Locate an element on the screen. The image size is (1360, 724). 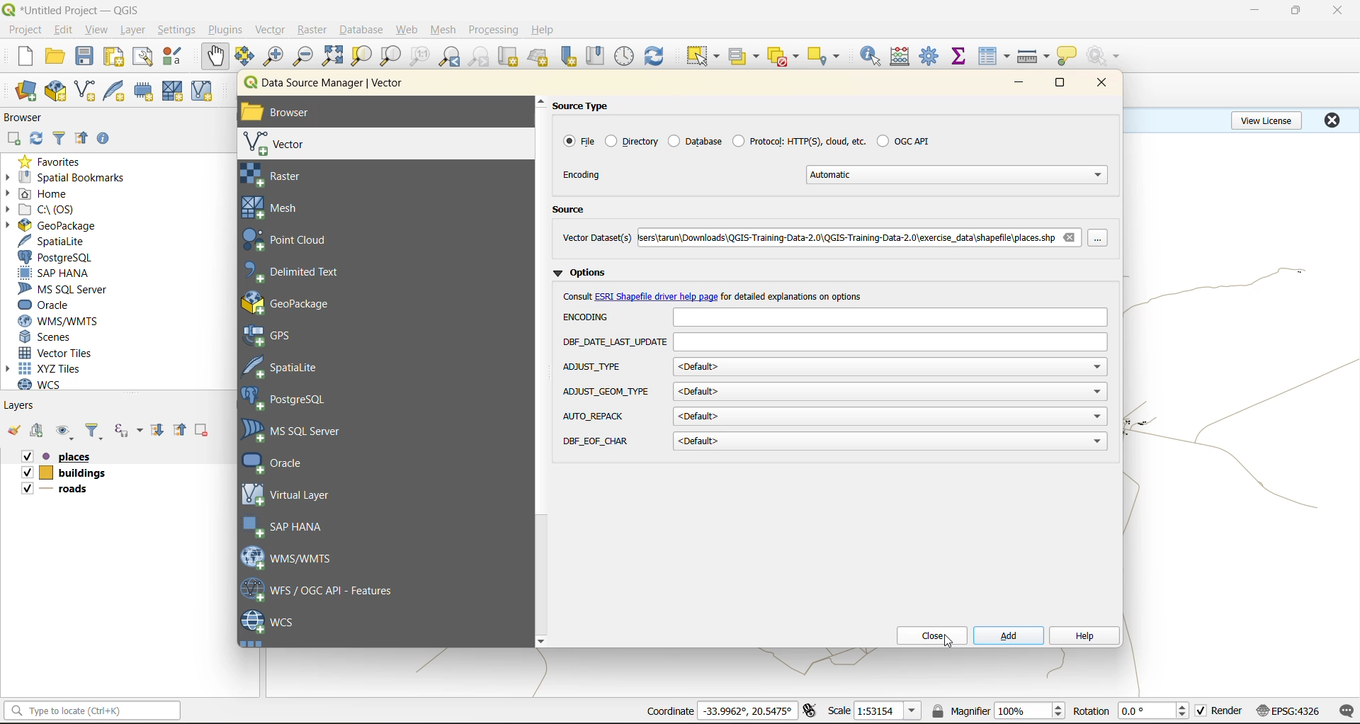
render is located at coordinates (1228, 711).